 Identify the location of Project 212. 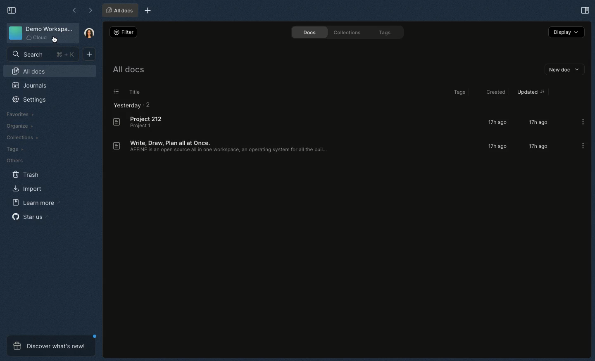
(139, 123).